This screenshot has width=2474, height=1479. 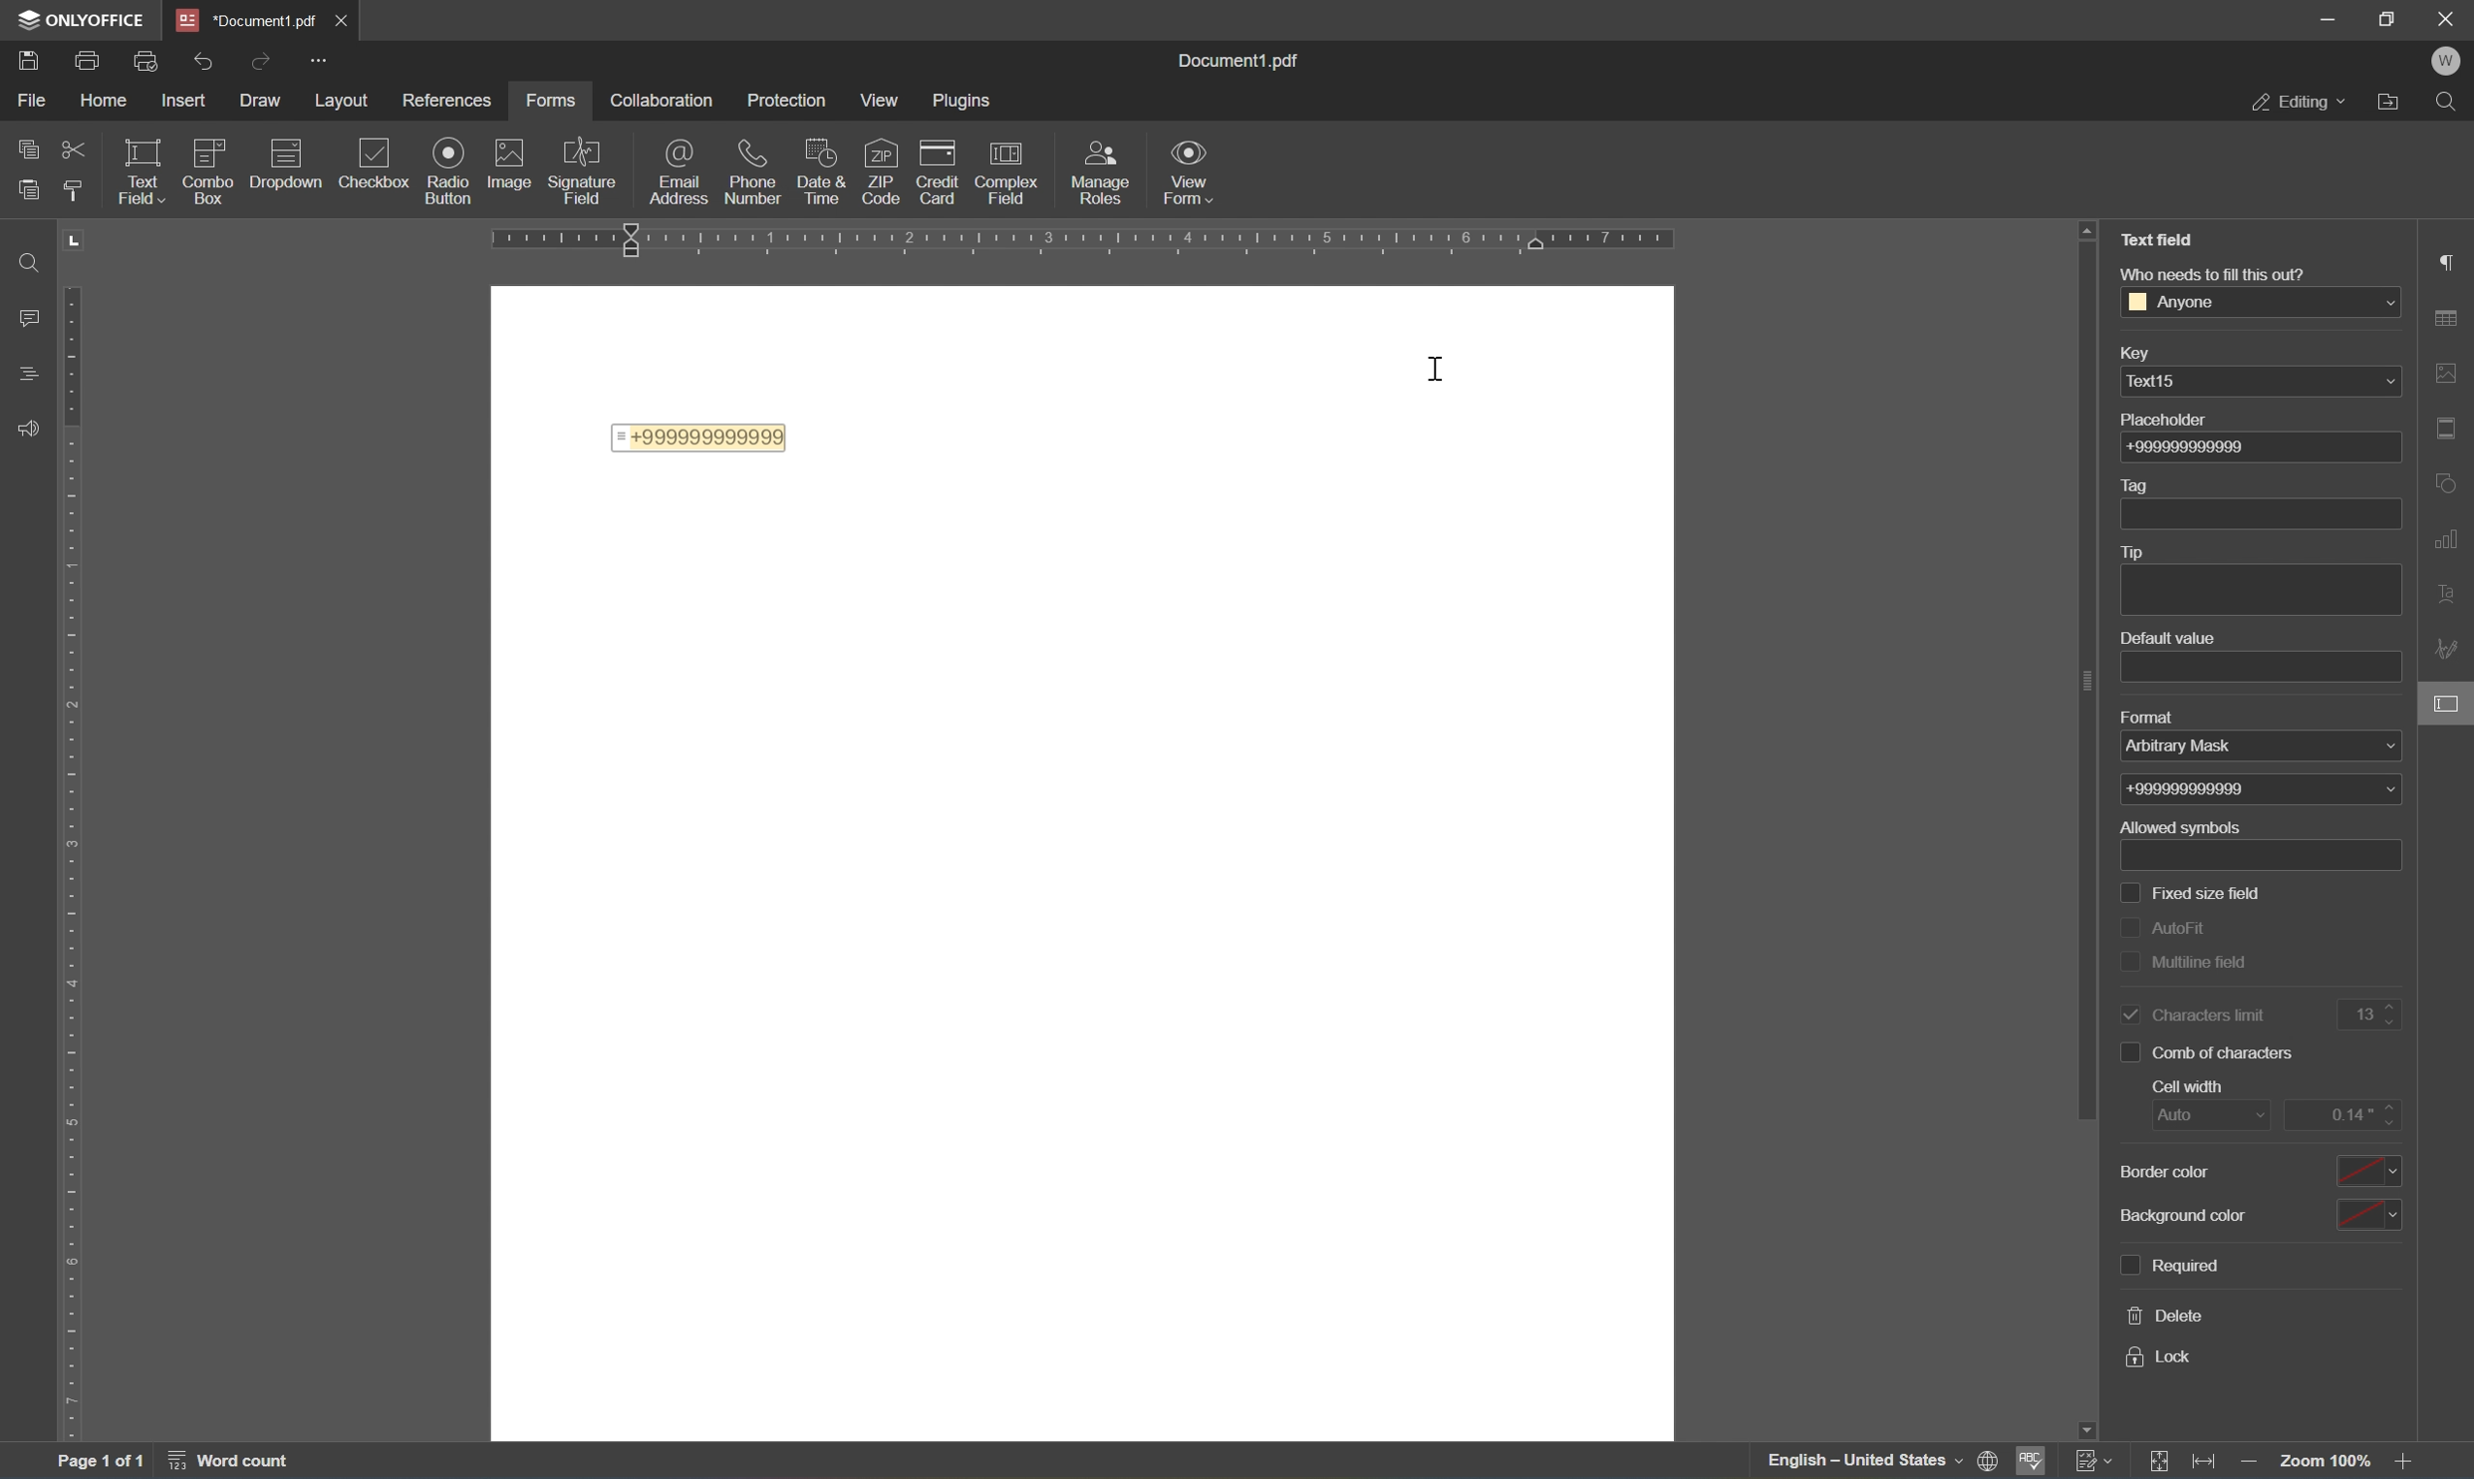 What do you see at coordinates (235, 1460) in the screenshot?
I see `word count` at bounding box center [235, 1460].